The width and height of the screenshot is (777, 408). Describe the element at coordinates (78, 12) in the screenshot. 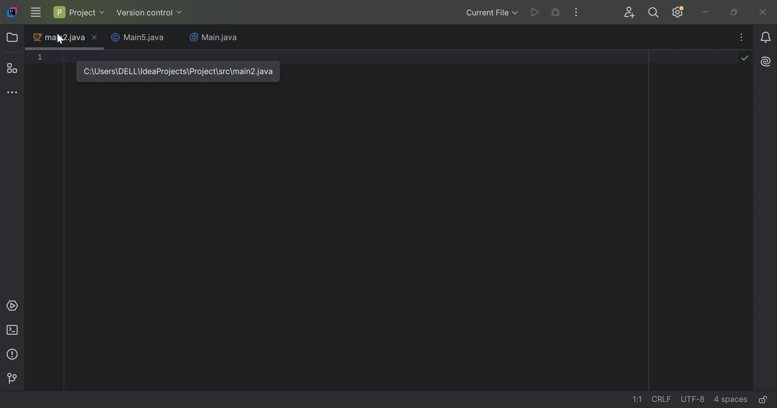

I see `Project` at that location.